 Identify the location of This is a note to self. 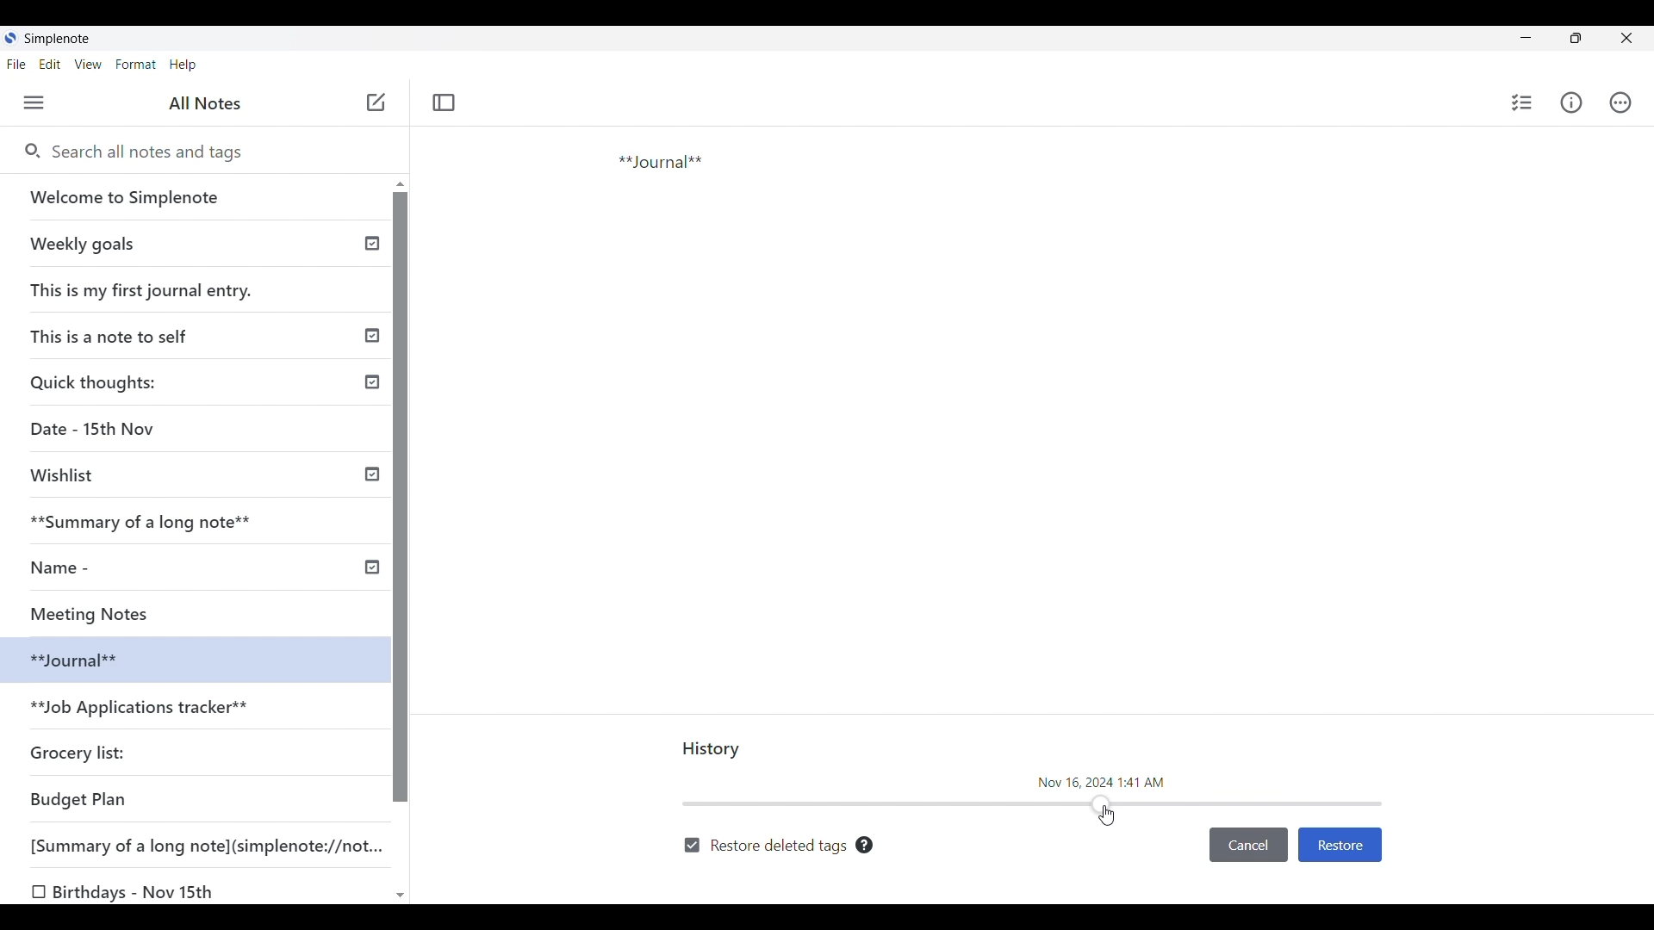
(115, 335).